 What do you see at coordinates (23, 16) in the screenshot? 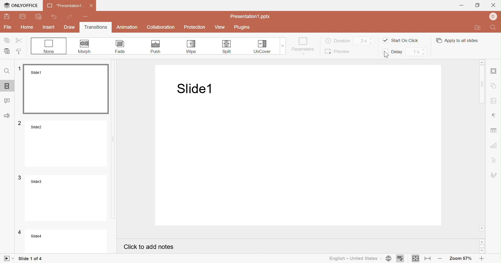
I see `Print file` at bounding box center [23, 16].